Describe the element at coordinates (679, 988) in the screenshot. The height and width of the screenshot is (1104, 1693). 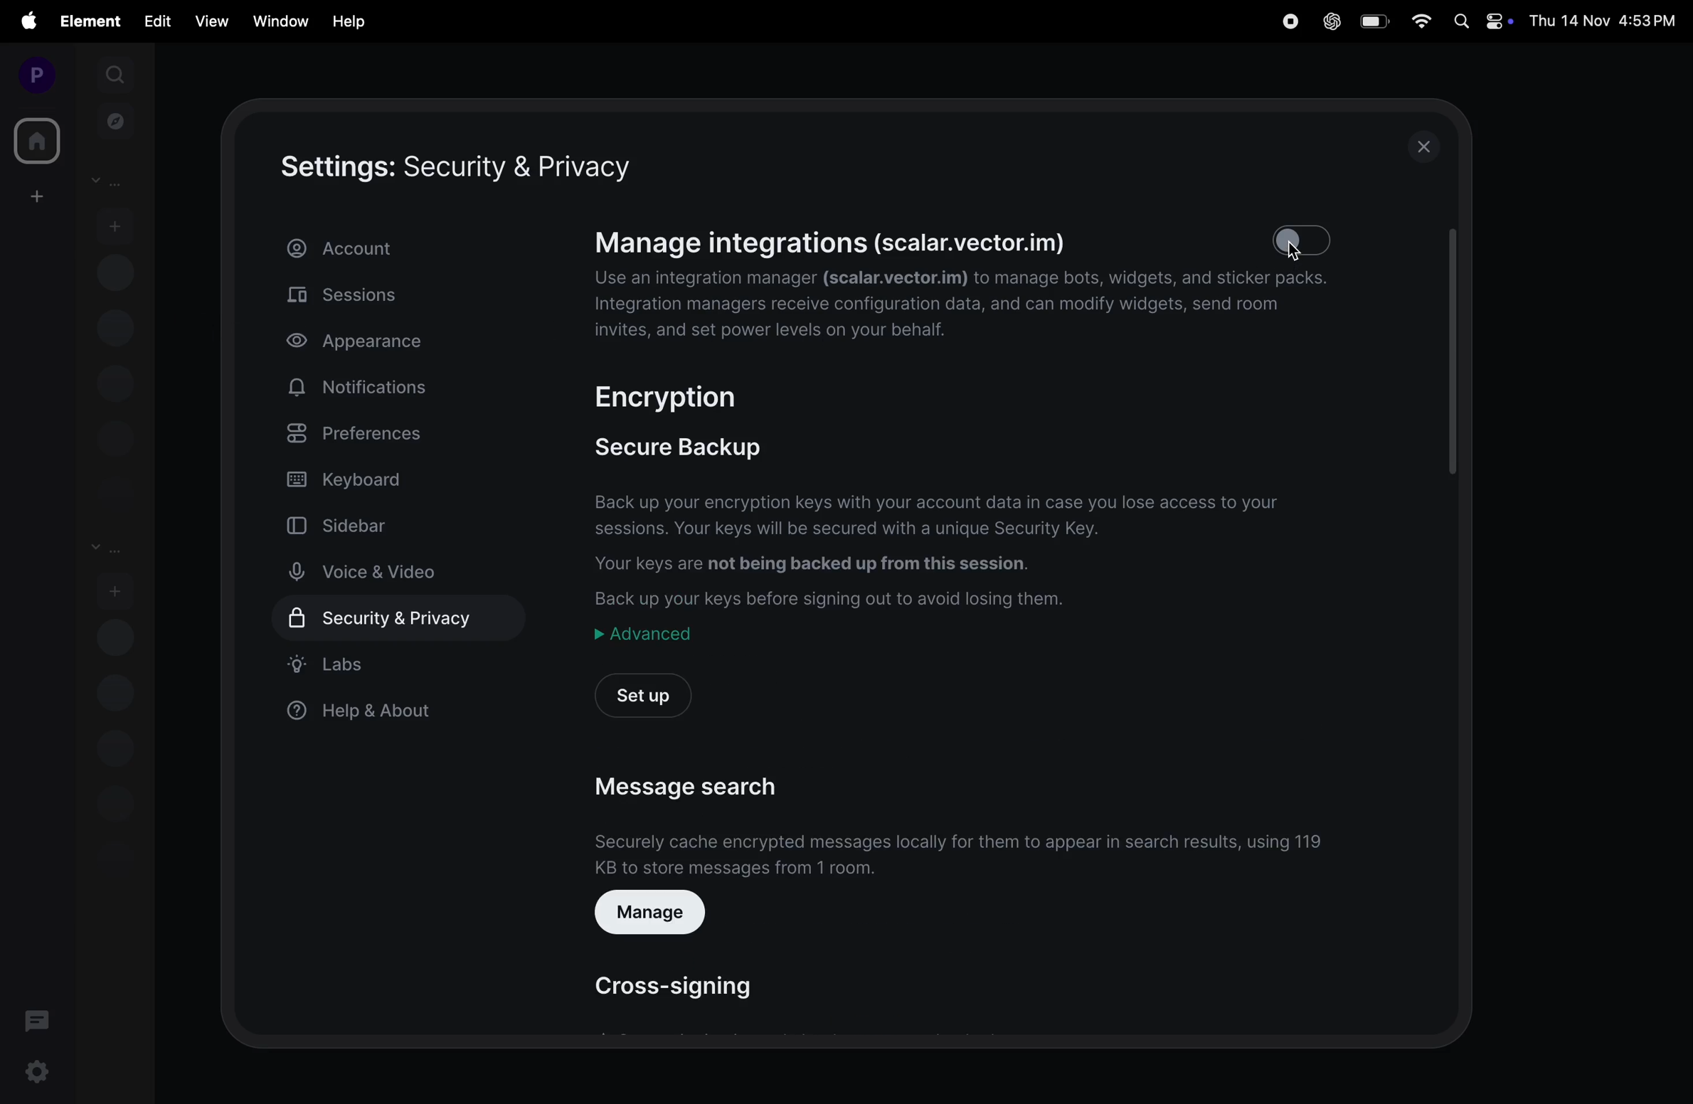
I see `cross signing` at that location.